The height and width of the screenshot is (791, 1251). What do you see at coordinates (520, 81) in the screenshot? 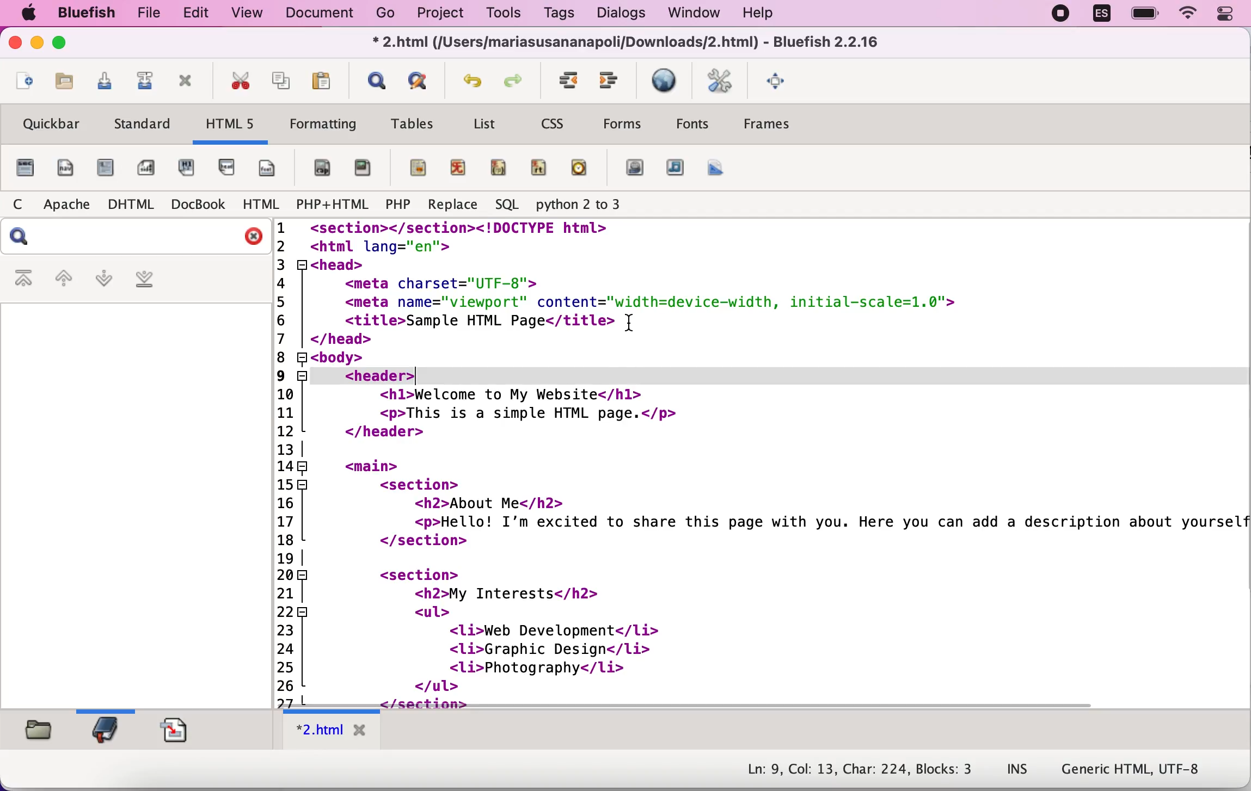
I see `Redo` at bounding box center [520, 81].